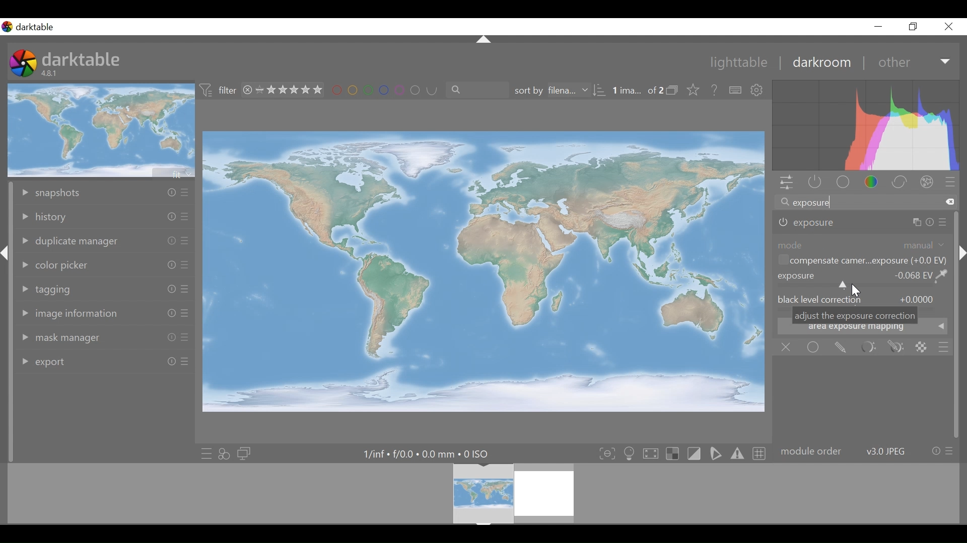  What do you see at coordinates (650, 454) in the screenshot?
I see `toggle high quality processing` at bounding box center [650, 454].